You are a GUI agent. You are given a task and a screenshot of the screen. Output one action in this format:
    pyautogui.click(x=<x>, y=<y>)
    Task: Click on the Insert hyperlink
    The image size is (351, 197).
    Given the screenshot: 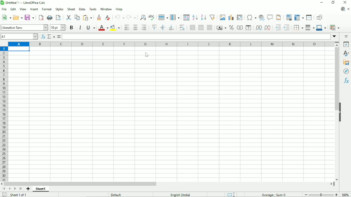 What is the action you would take?
    pyautogui.click(x=262, y=17)
    